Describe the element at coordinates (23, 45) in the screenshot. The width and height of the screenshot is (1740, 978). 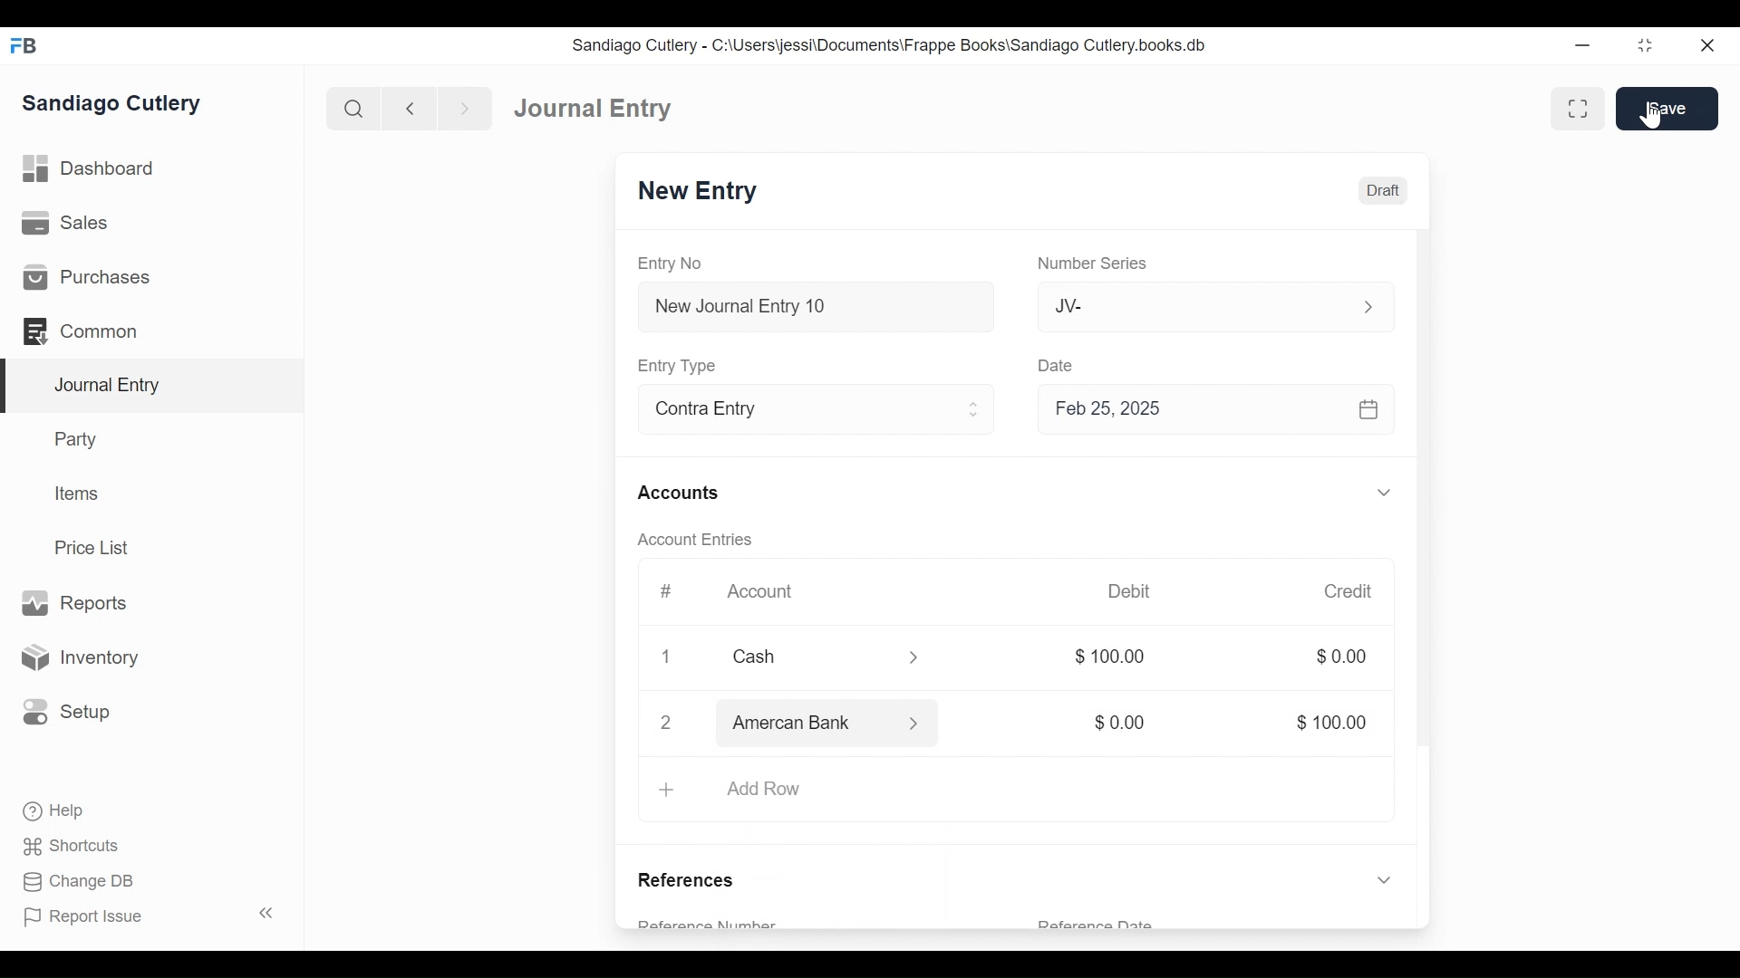
I see `Frappe Books Desktop icon` at that location.